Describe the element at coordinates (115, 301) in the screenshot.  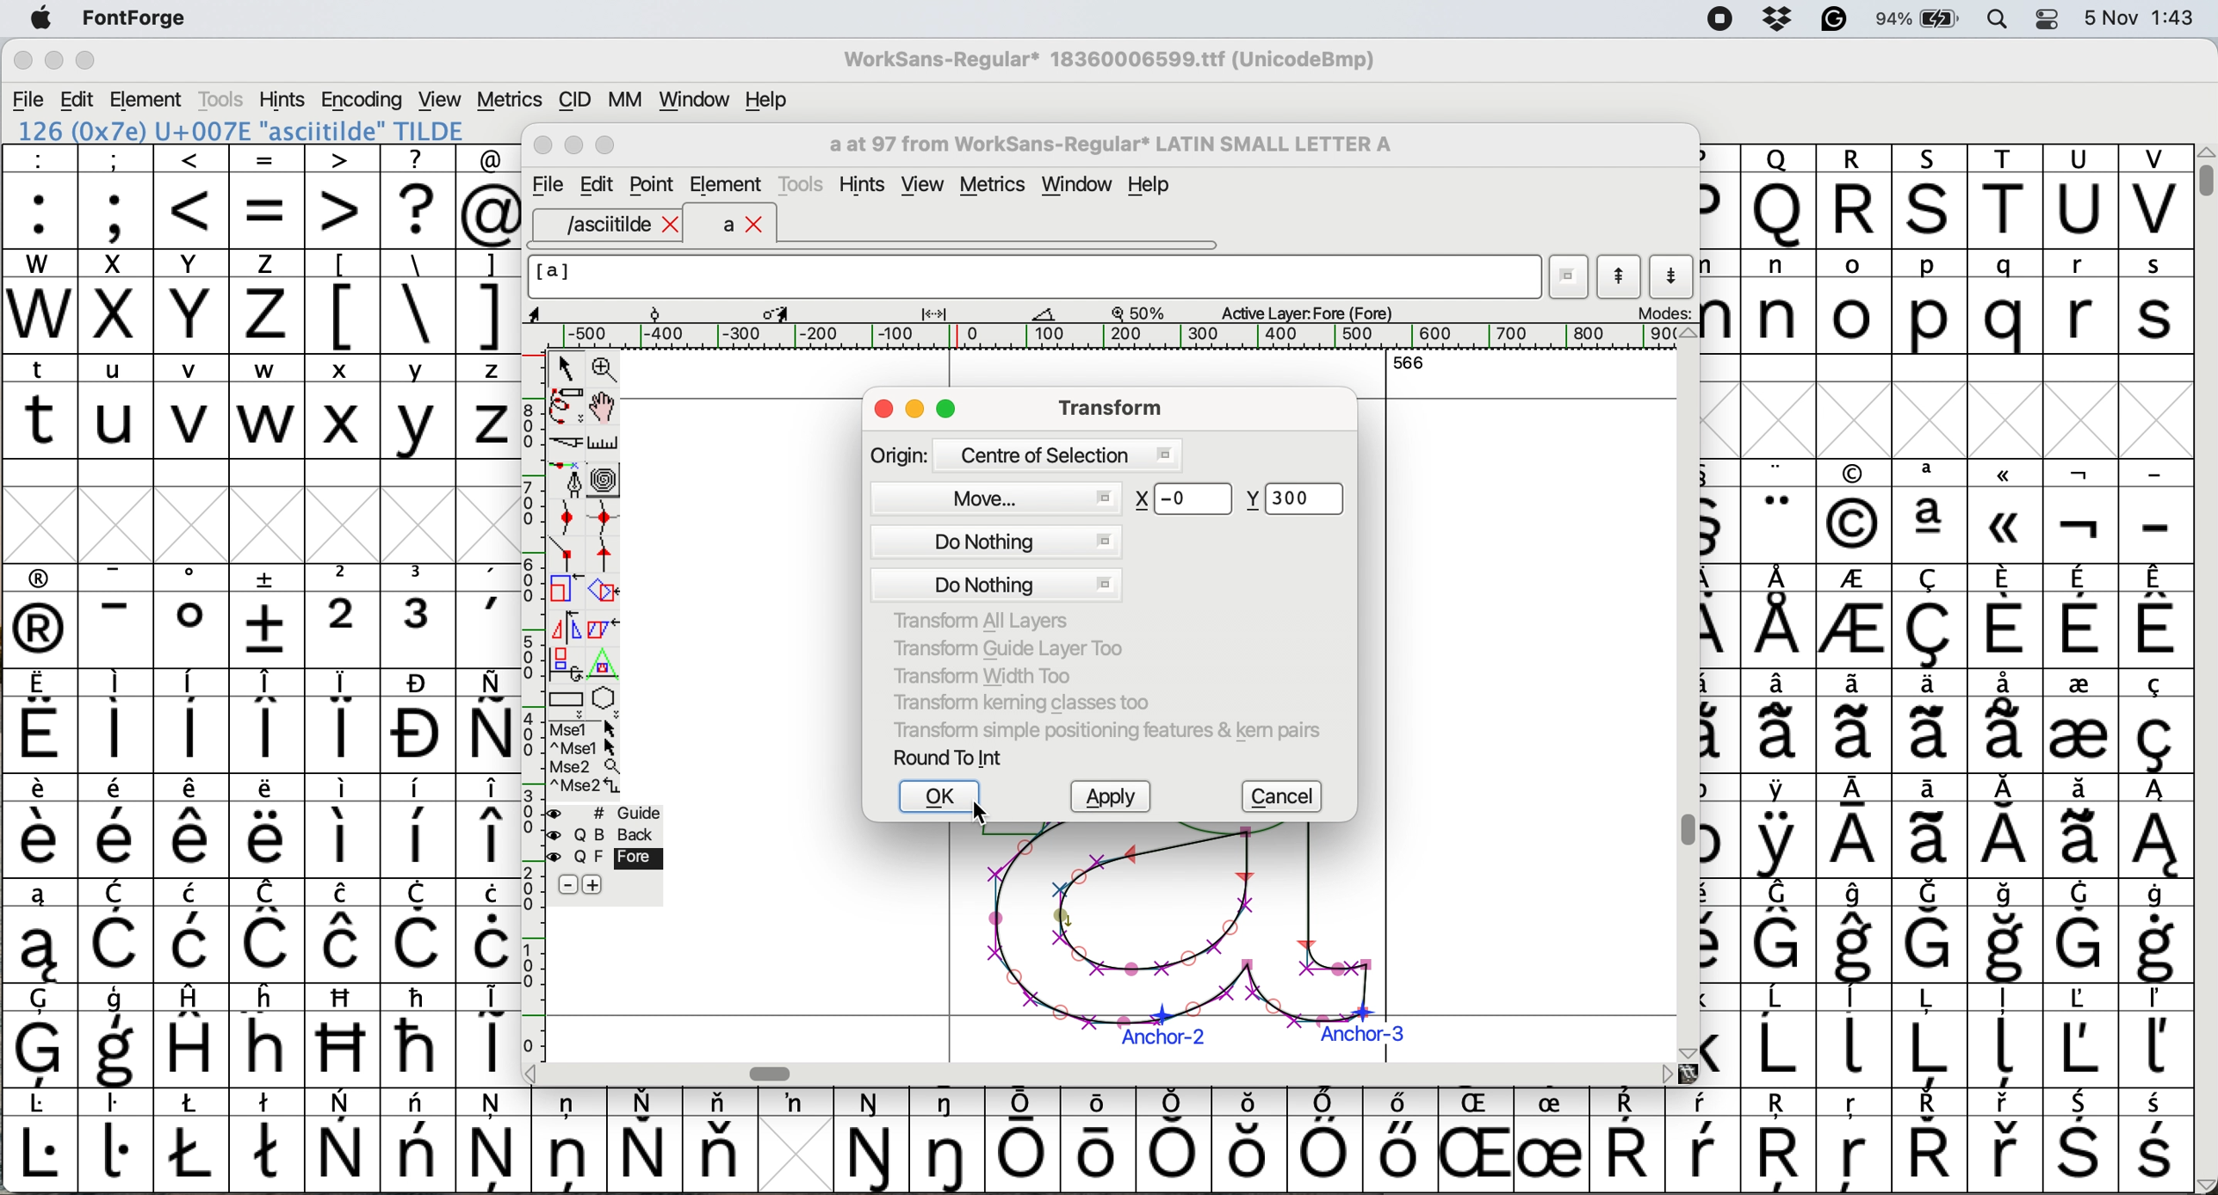
I see `x` at that location.